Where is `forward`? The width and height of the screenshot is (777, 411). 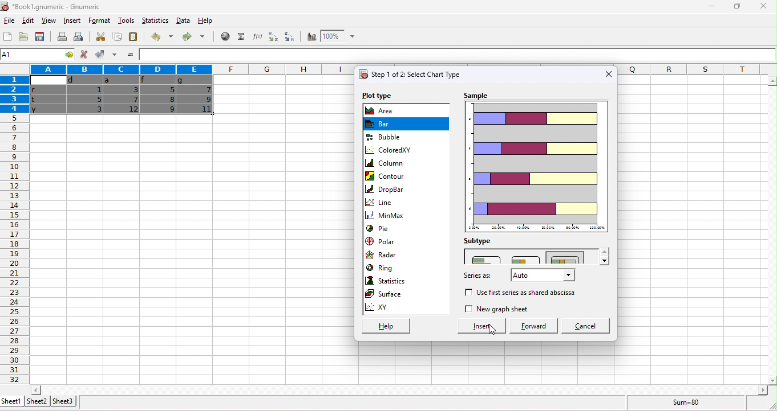
forward is located at coordinates (532, 326).